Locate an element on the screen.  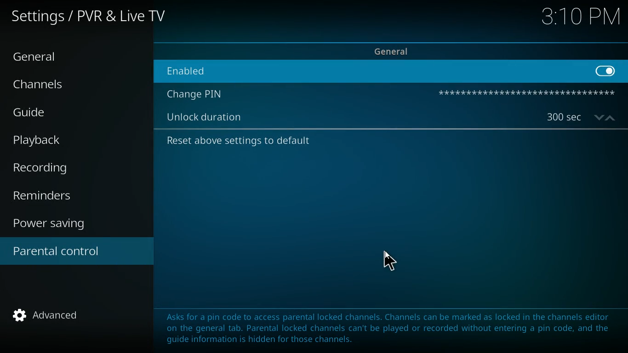
reset is located at coordinates (238, 140).